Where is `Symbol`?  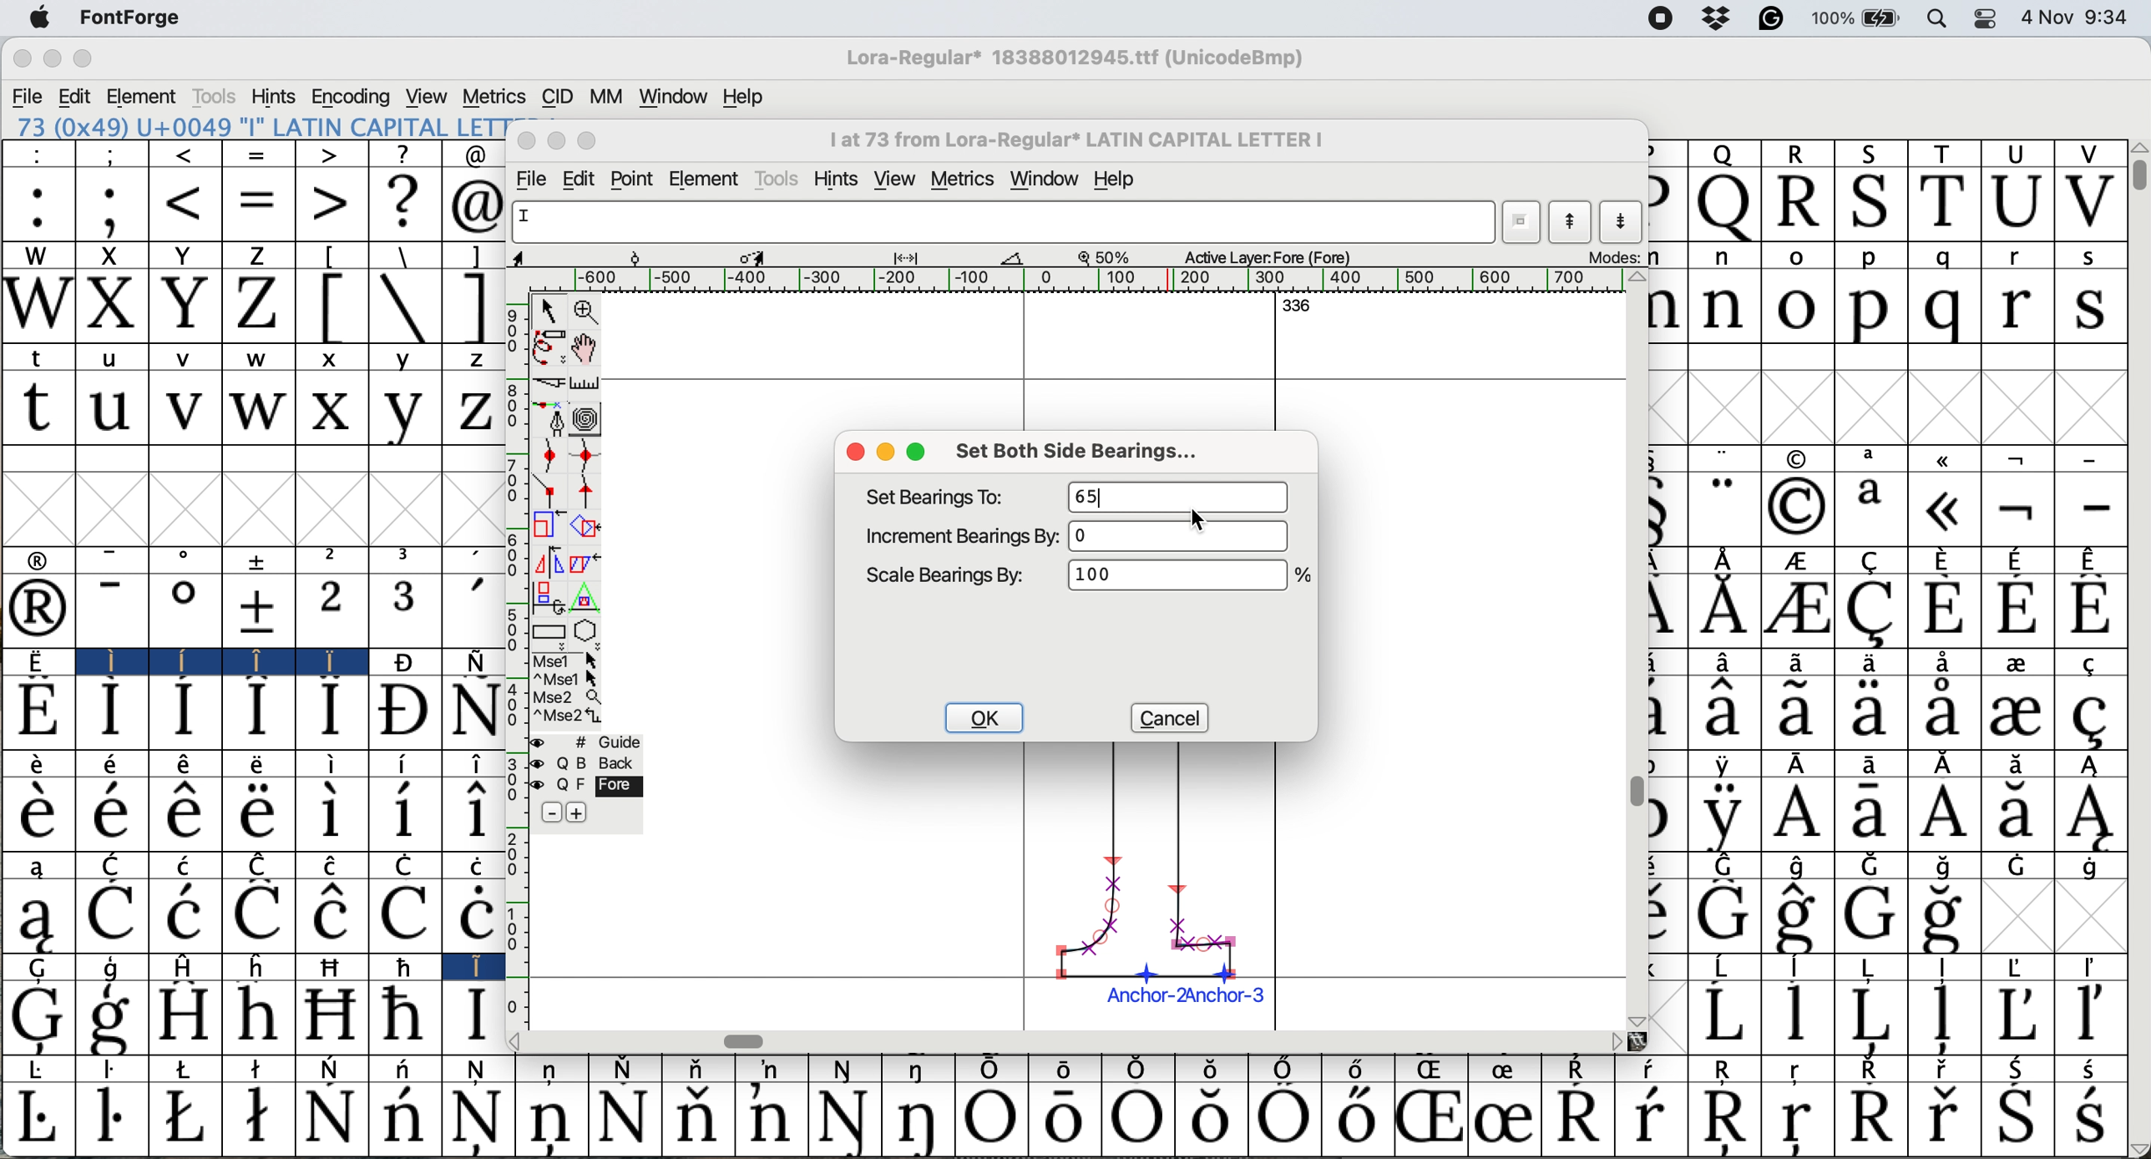 Symbol is located at coordinates (1207, 1069).